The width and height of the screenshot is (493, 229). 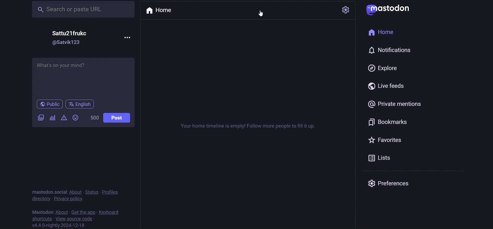 I want to click on list, so click(x=385, y=158).